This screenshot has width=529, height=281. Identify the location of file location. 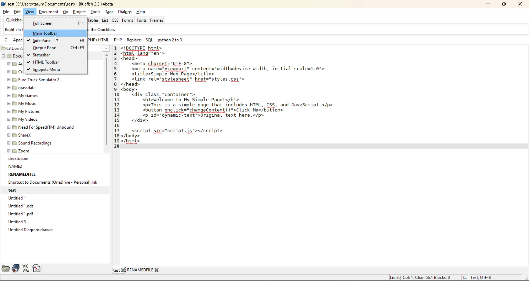
(11, 48).